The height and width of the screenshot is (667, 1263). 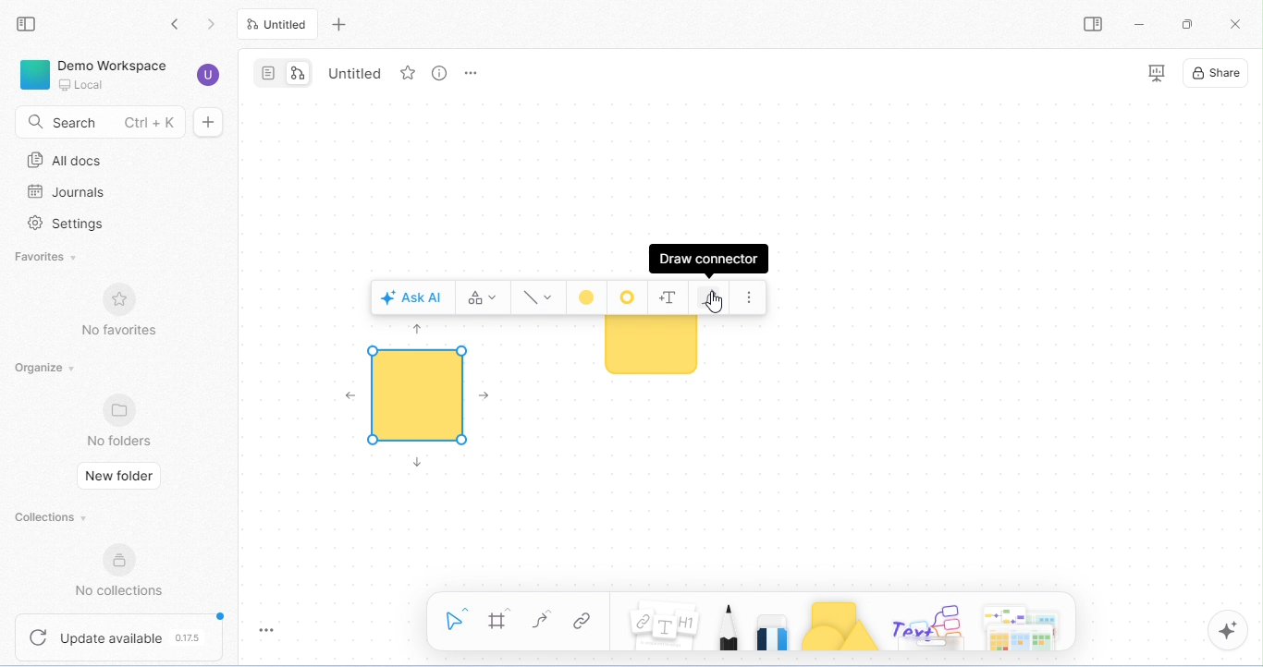 What do you see at coordinates (470, 72) in the screenshot?
I see `rename and more` at bounding box center [470, 72].